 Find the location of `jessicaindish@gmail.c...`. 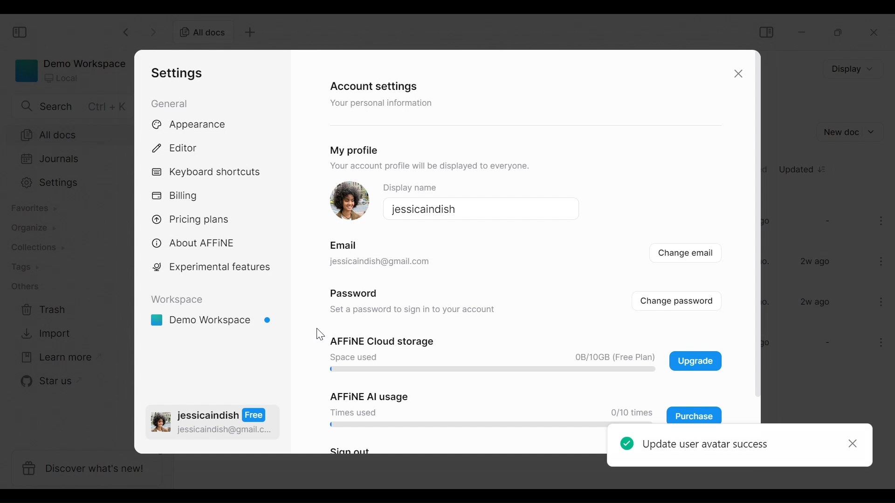

jessicaindish@gmail.c... is located at coordinates (225, 430).